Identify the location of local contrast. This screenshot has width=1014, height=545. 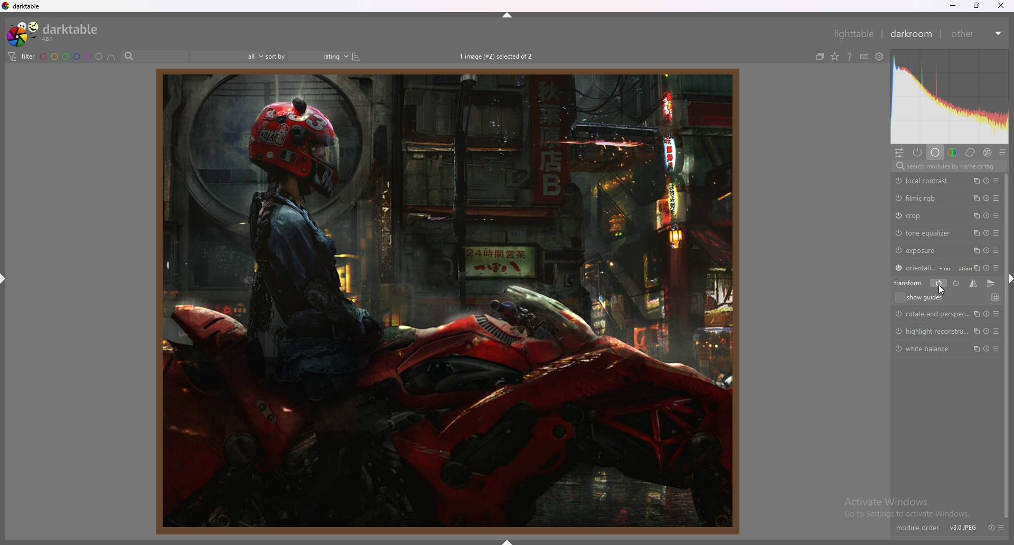
(924, 181).